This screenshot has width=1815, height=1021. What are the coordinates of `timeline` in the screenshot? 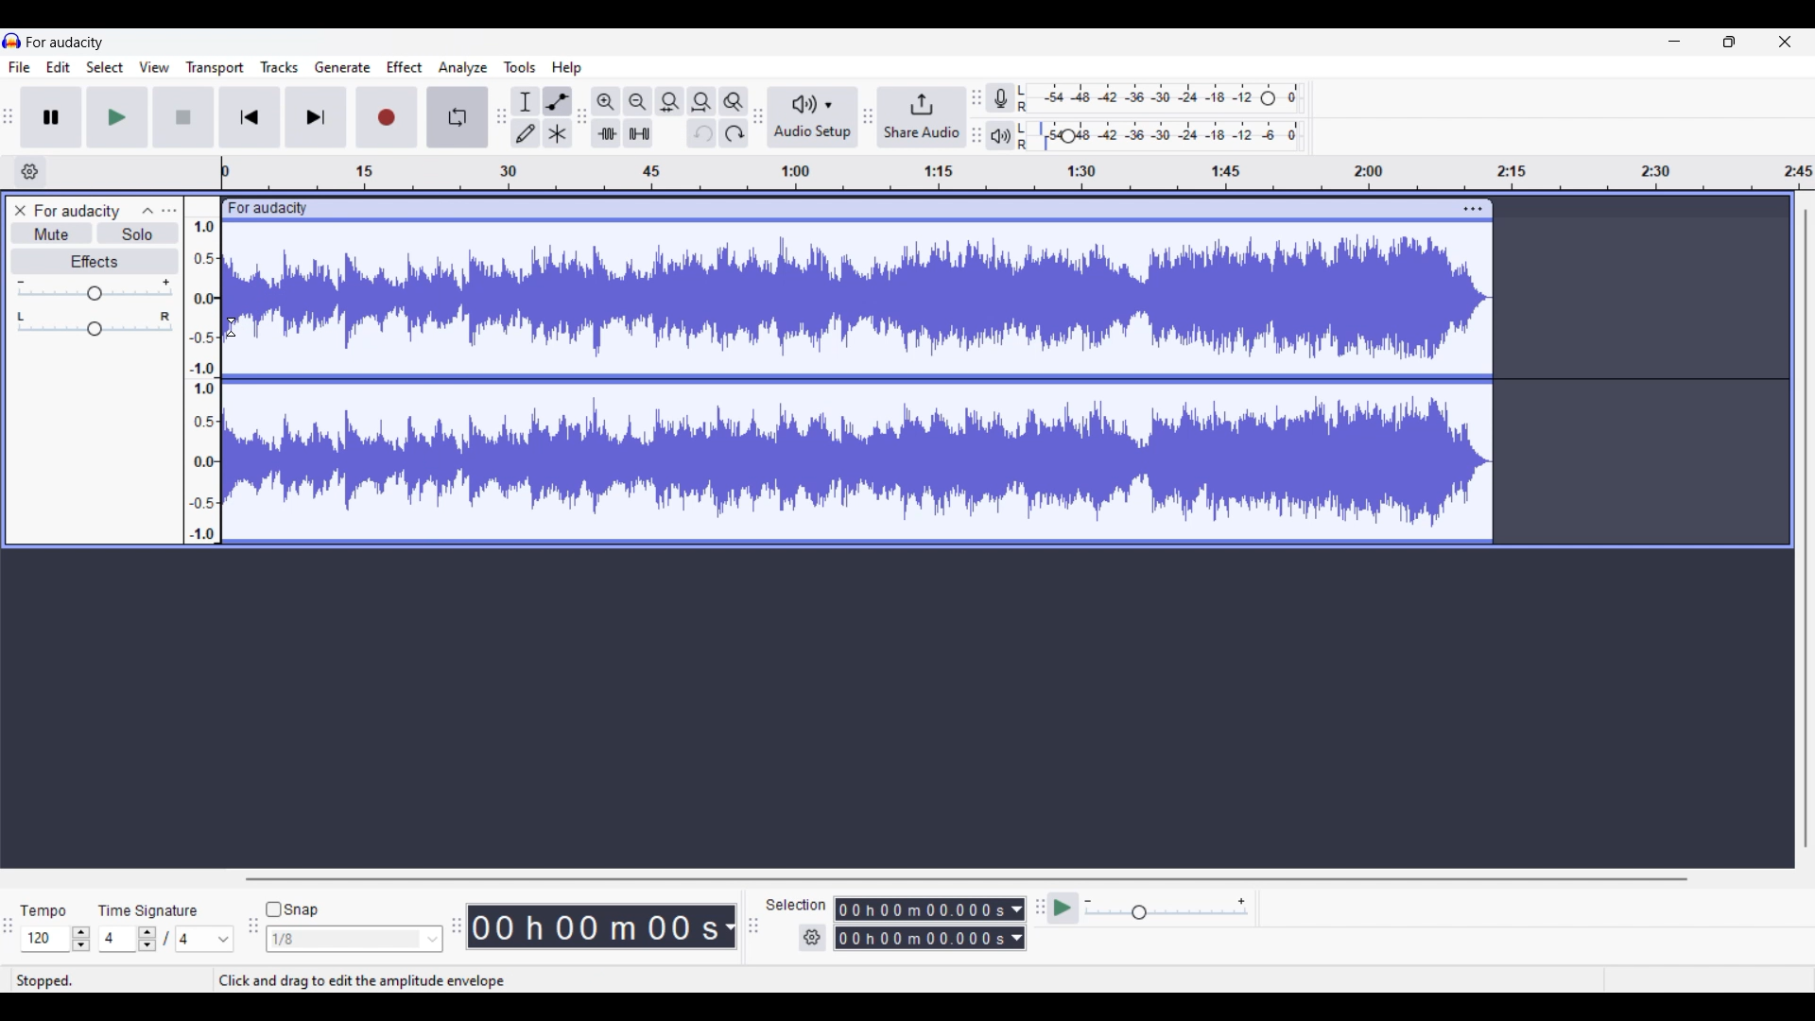 It's located at (1017, 173).